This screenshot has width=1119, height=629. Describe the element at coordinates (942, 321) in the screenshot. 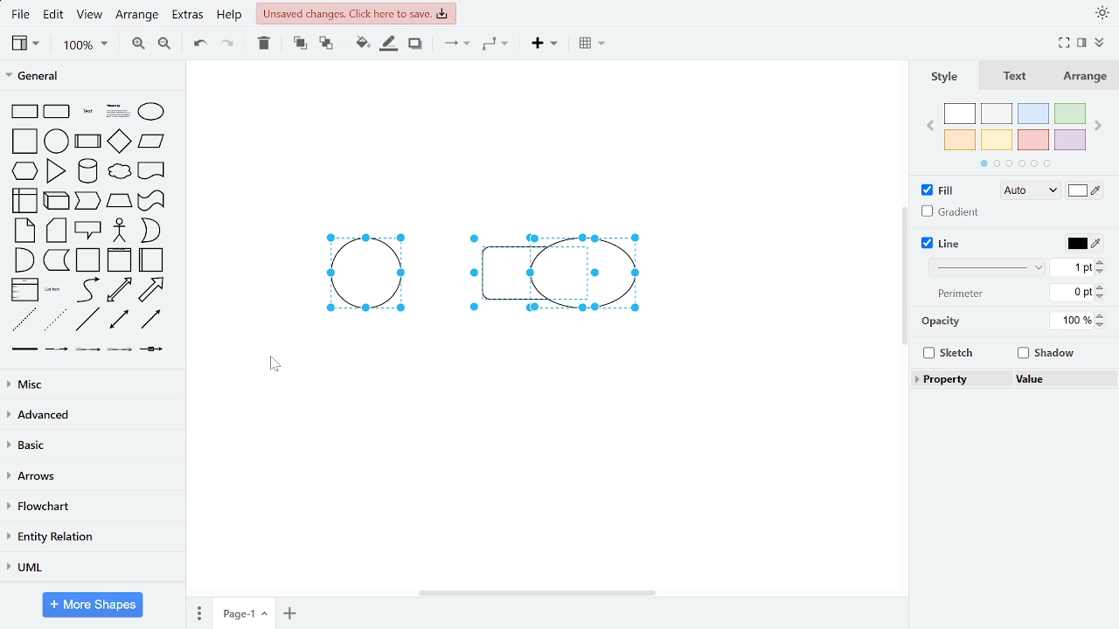

I see `opacity` at that location.